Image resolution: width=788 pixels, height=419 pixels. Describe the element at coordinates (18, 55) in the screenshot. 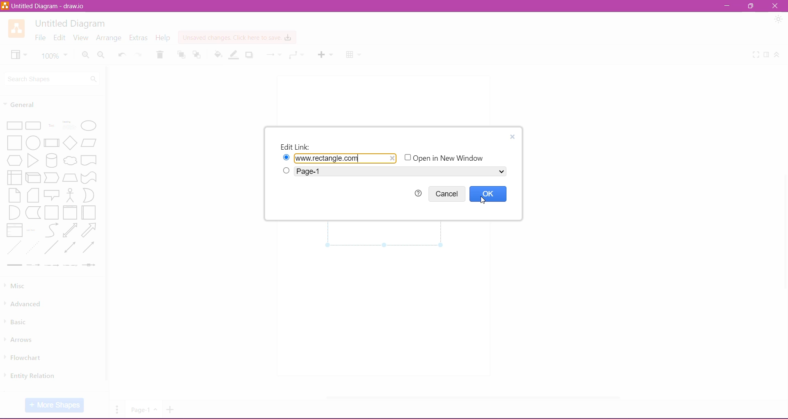

I see `View` at that location.